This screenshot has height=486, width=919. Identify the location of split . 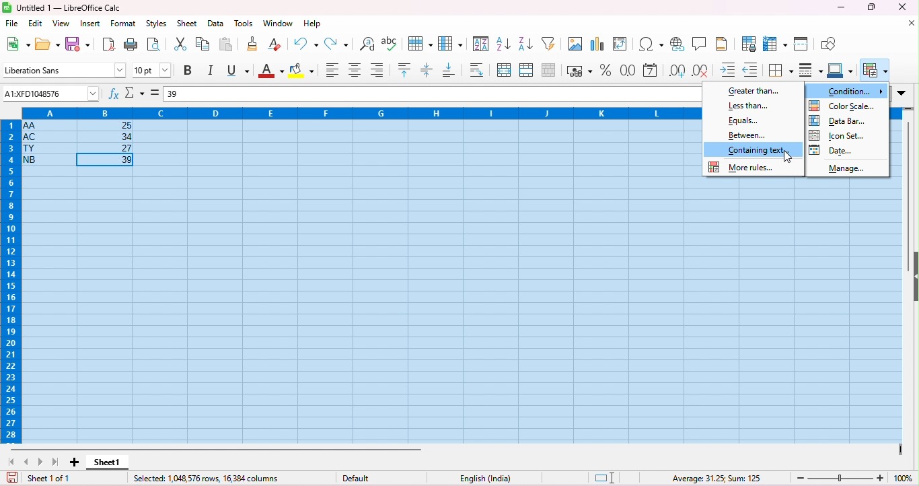
(803, 43).